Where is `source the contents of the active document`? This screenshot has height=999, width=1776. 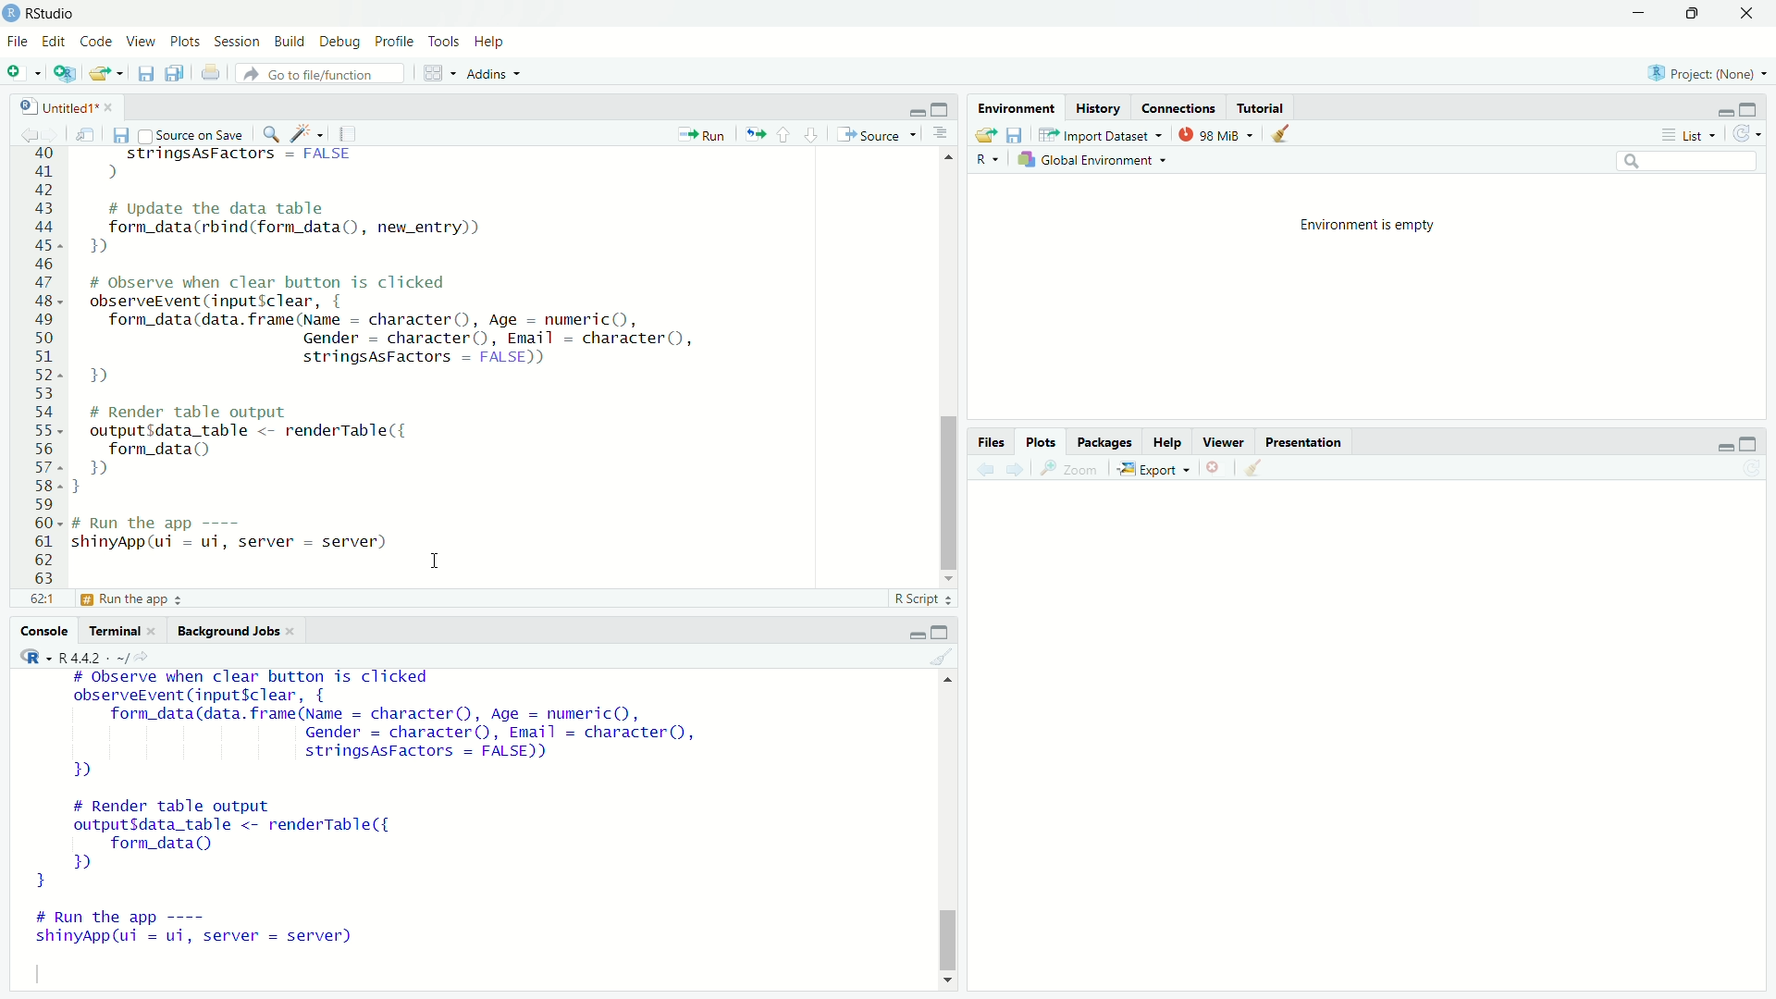 source the contents of the active document is located at coordinates (874, 135).